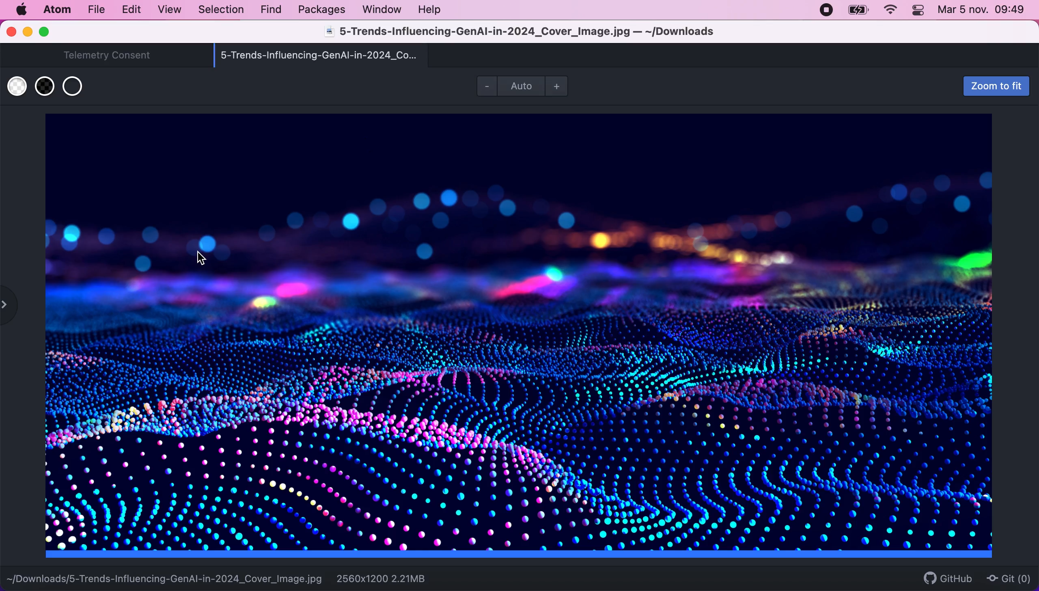 This screenshot has width=1039, height=591. What do you see at coordinates (827, 11) in the screenshot?
I see `recording stopped` at bounding box center [827, 11].